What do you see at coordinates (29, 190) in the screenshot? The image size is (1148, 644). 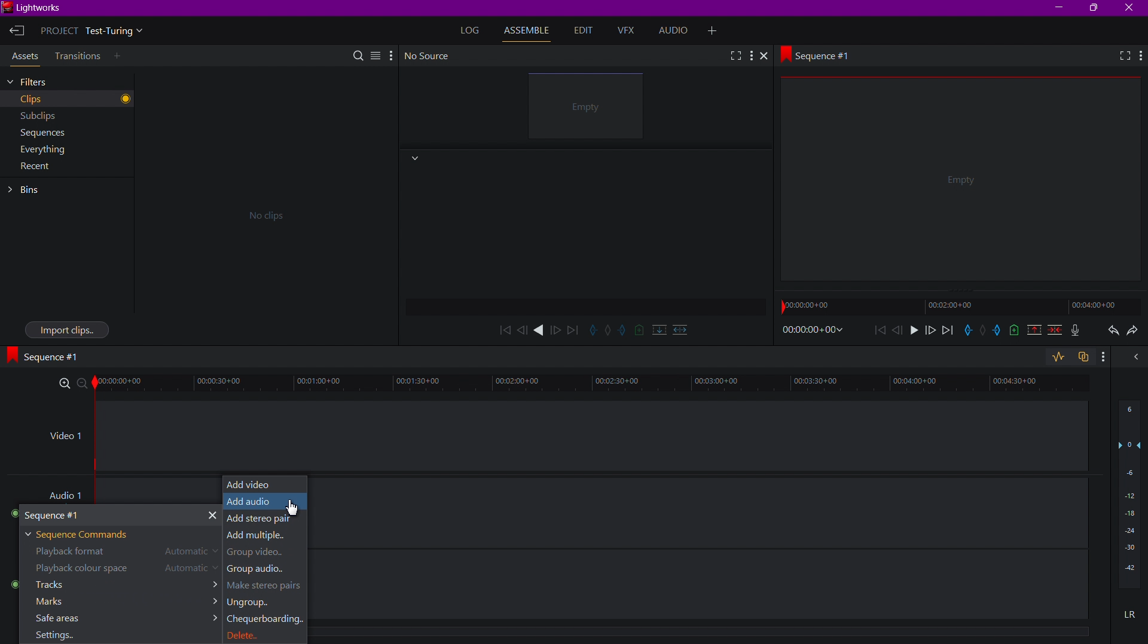 I see `Bins` at bounding box center [29, 190].